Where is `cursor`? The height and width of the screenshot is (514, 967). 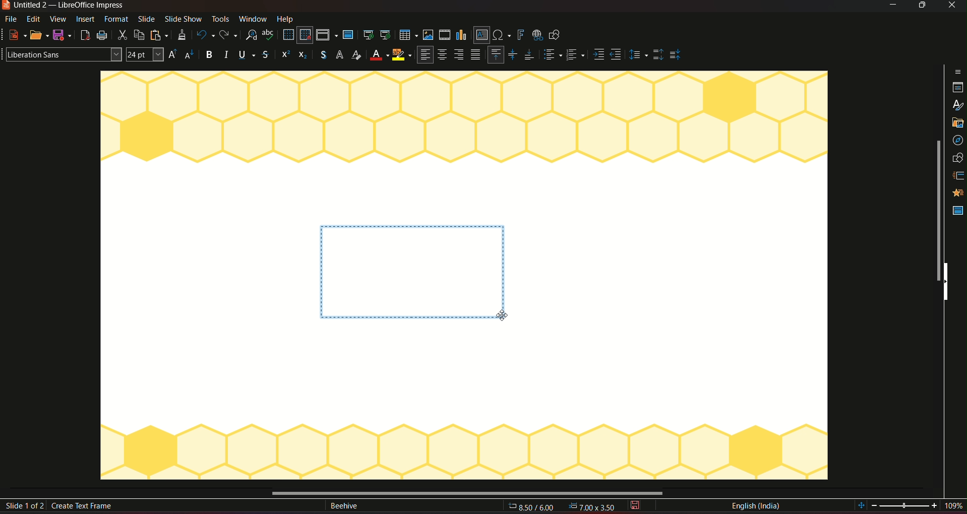 cursor is located at coordinates (504, 316).